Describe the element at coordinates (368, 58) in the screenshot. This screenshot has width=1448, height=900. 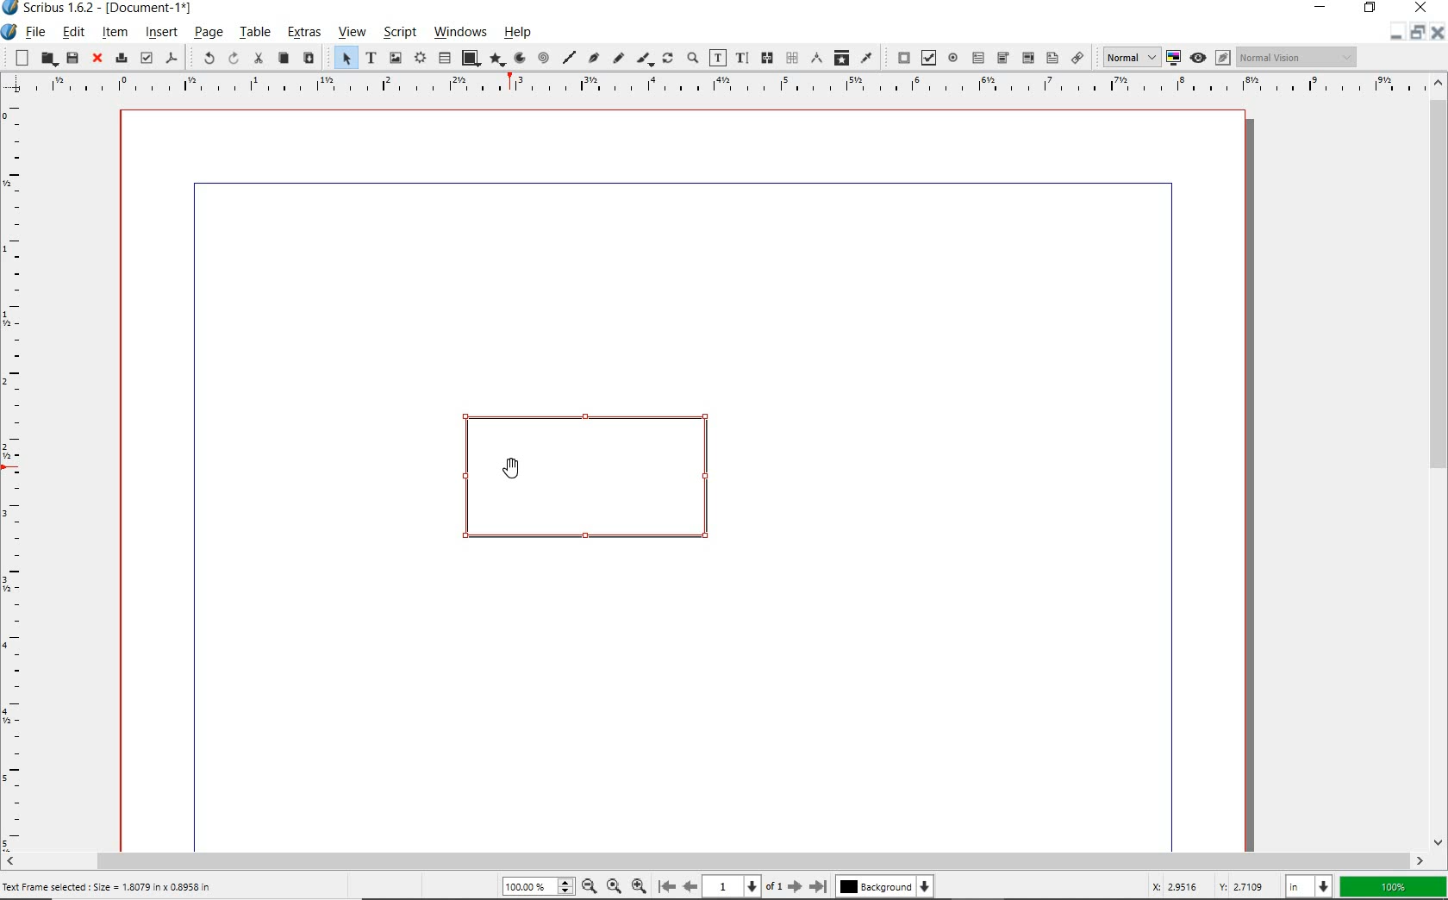
I see `text frame` at that location.